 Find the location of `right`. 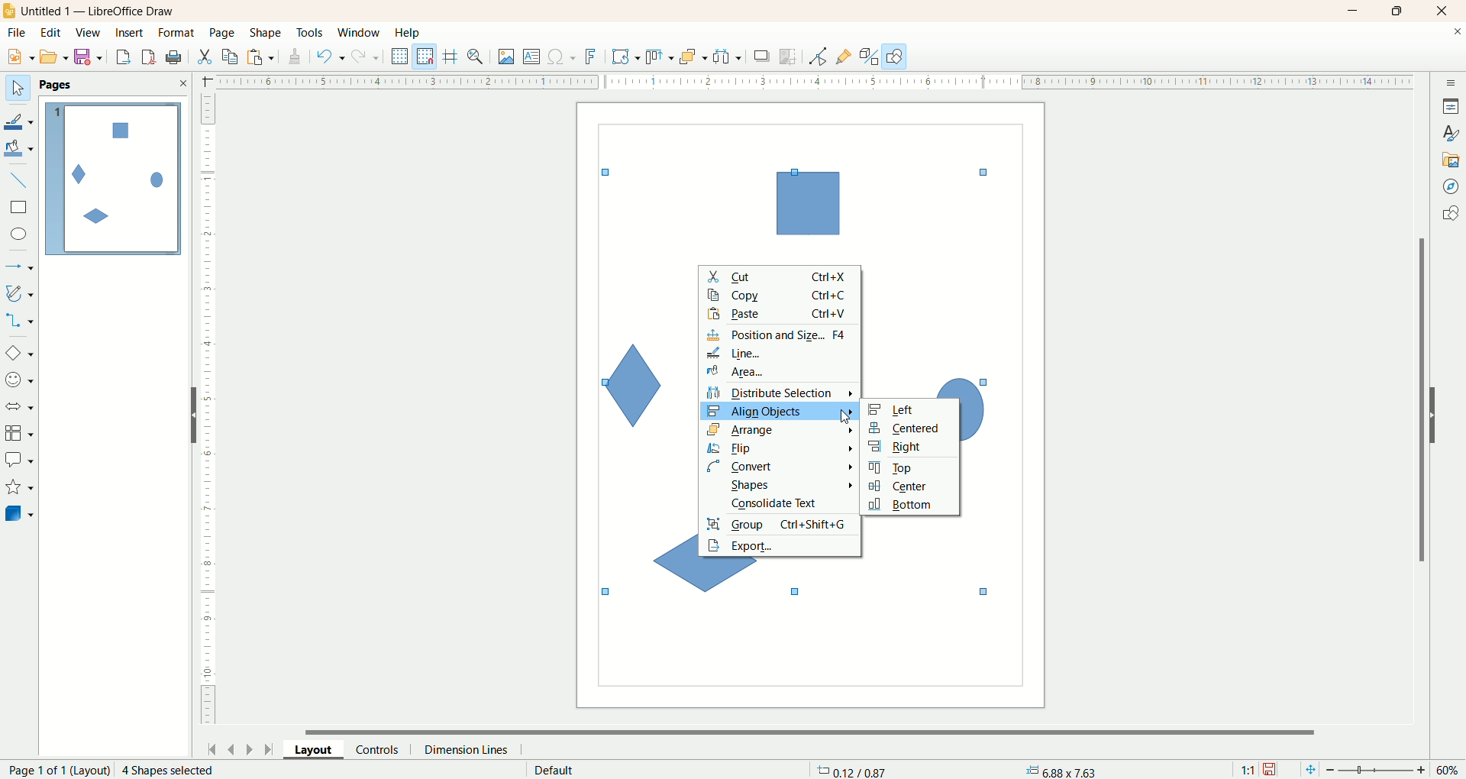

right is located at coordinates (909, 448).